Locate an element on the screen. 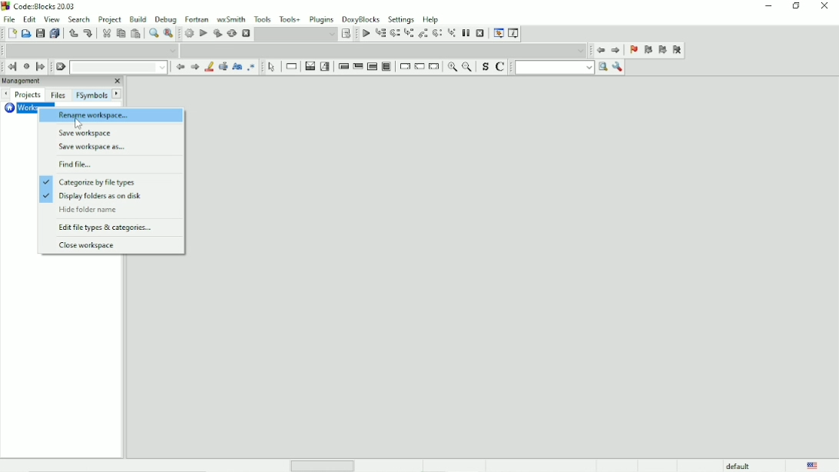 The width and height of the screenshot is (839, 472). Drop down is located at coordinates (385, 50).